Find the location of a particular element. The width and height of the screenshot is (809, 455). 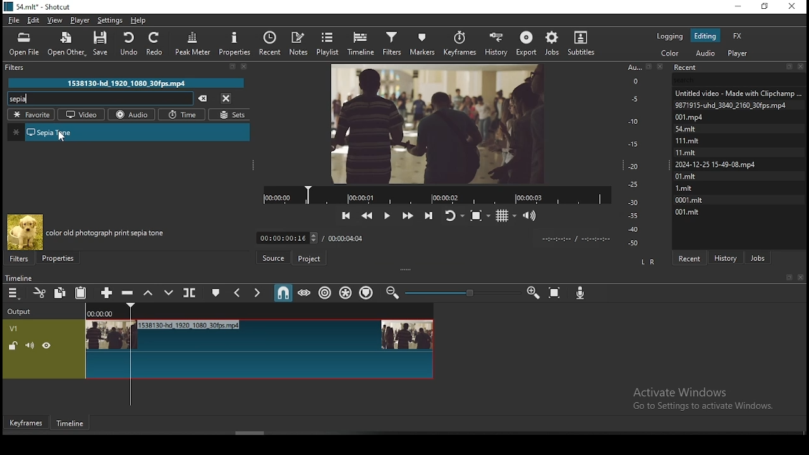

lift is located at coordinates (150, 293).